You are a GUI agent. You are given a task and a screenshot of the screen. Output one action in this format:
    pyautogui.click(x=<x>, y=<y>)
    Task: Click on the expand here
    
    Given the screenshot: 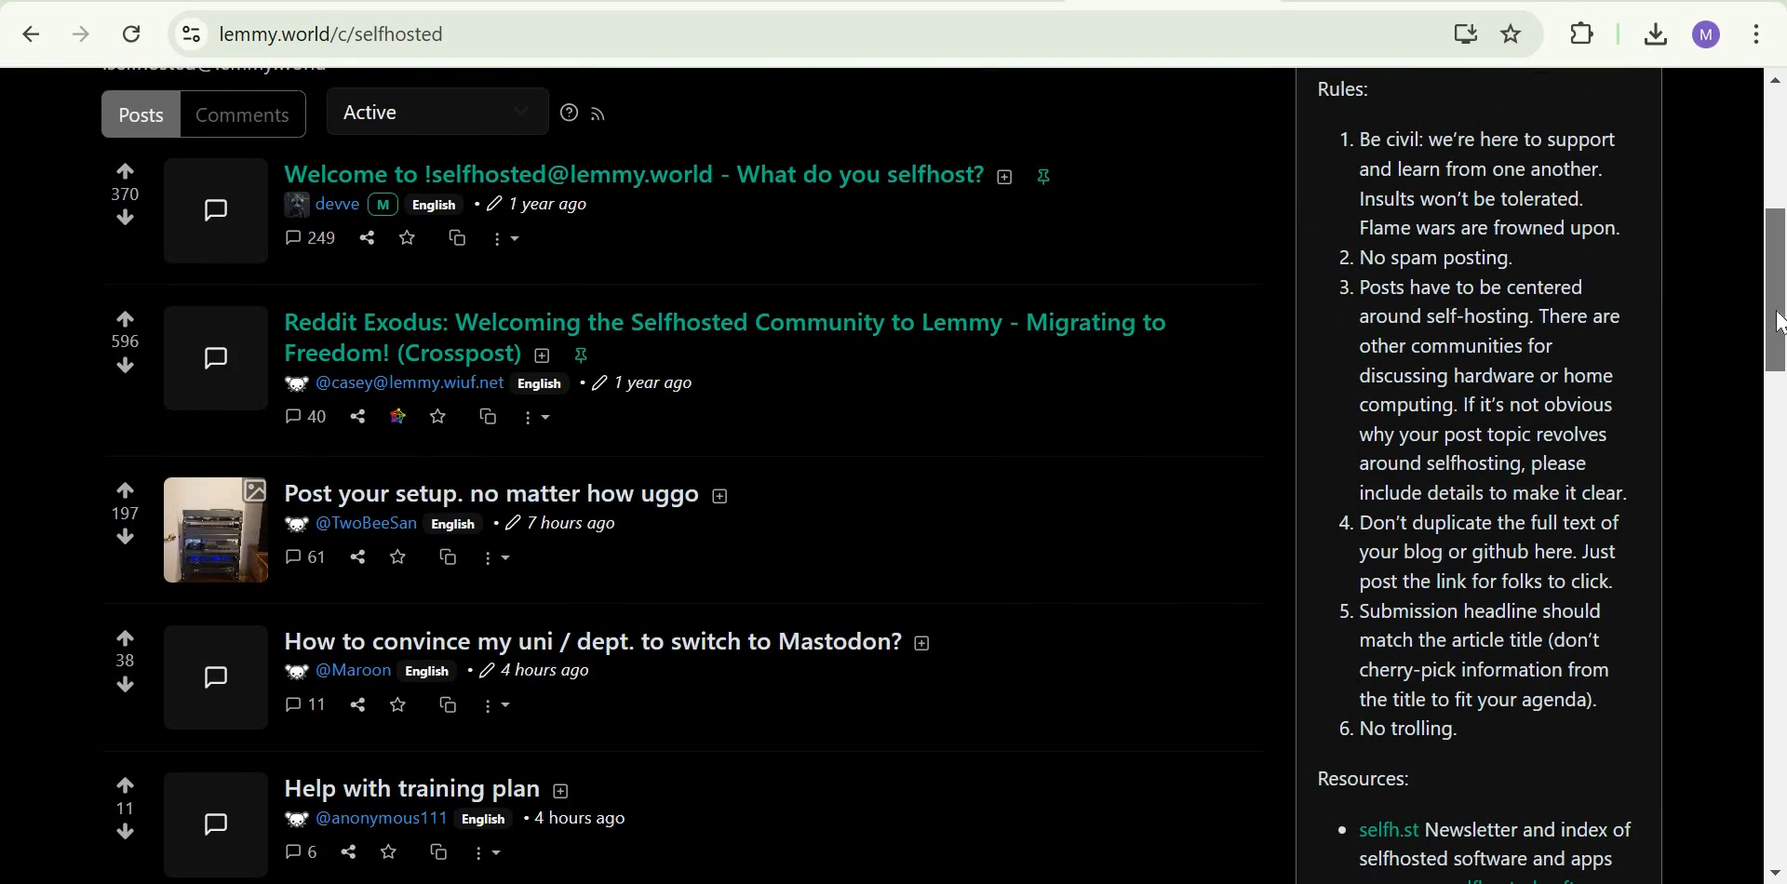 What is the action you would take?
    pyautogui.click(x=217, y=209)
    